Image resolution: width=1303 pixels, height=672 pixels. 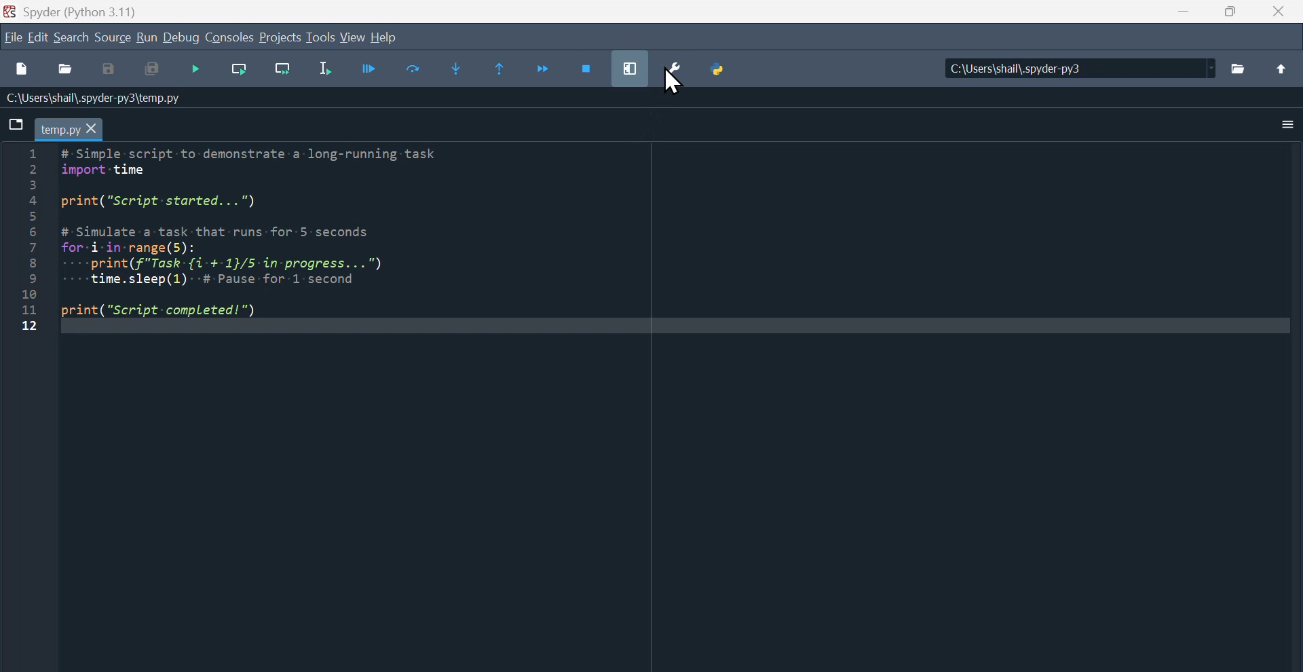 What do you see at coordinates (414, 69) in the screenshot?
I see `Run current cell` at bounding box center [414, 69].